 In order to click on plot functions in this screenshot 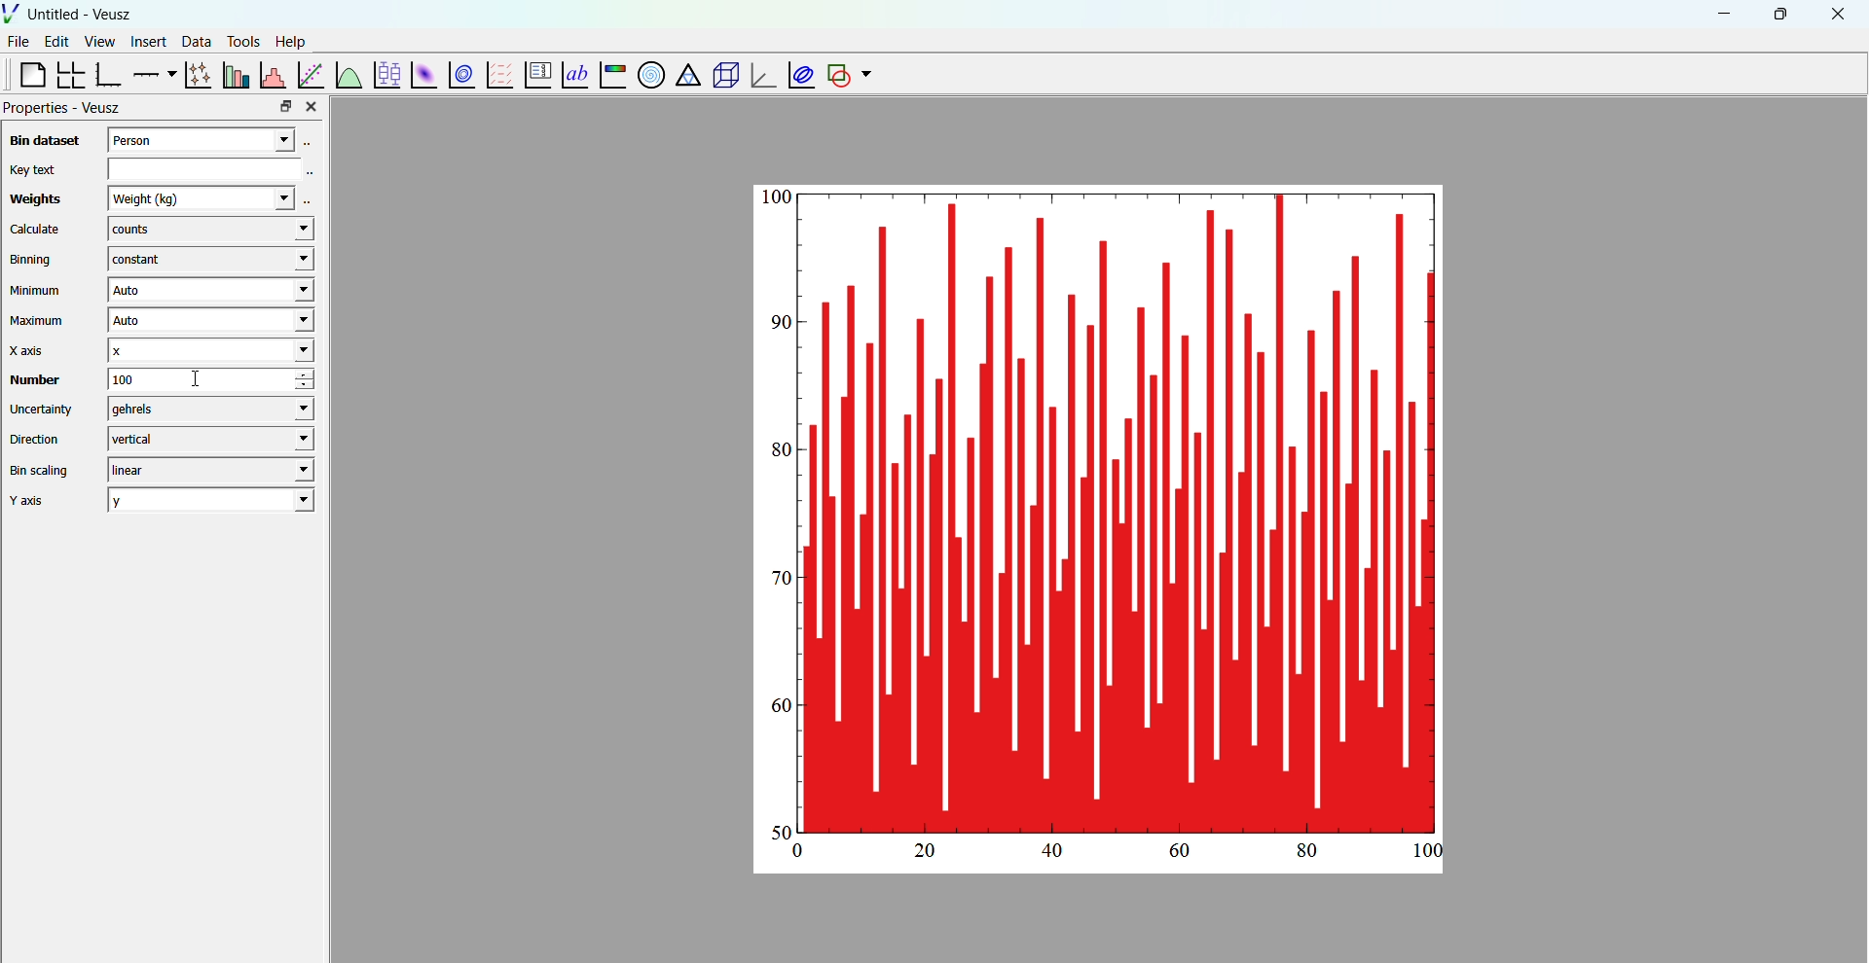, I will do `click(348, 74)`.